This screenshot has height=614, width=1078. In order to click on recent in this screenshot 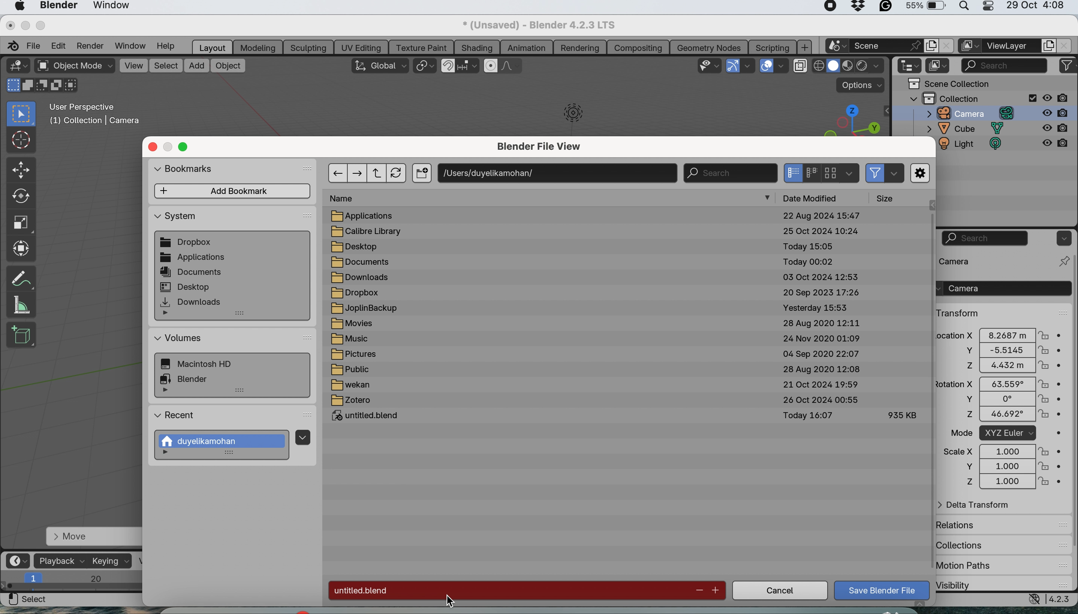, I will do `click(176, 417)`.